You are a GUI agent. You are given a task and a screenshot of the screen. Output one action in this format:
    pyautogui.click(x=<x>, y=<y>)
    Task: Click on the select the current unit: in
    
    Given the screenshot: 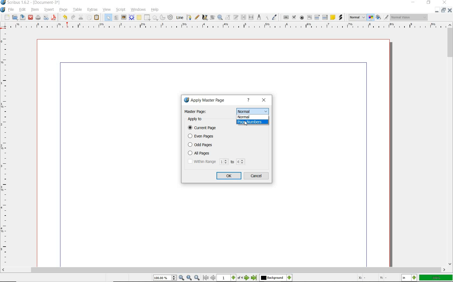 What is the action you would take?
    pyautogui.click(x=409, y=278)
    